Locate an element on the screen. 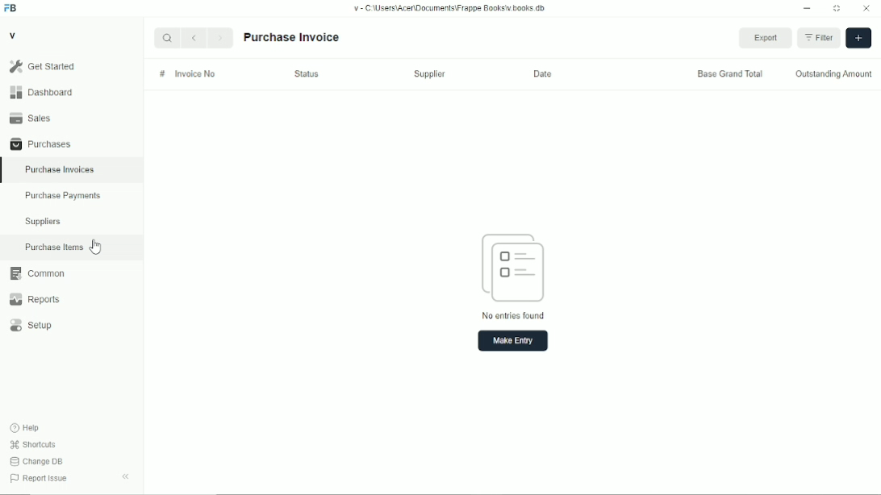 The width and height of the screenshot is (881, 495). v-C:\Users\Acer\Documents\Frappe books\v.books.db is located at coordinates (450, 8).